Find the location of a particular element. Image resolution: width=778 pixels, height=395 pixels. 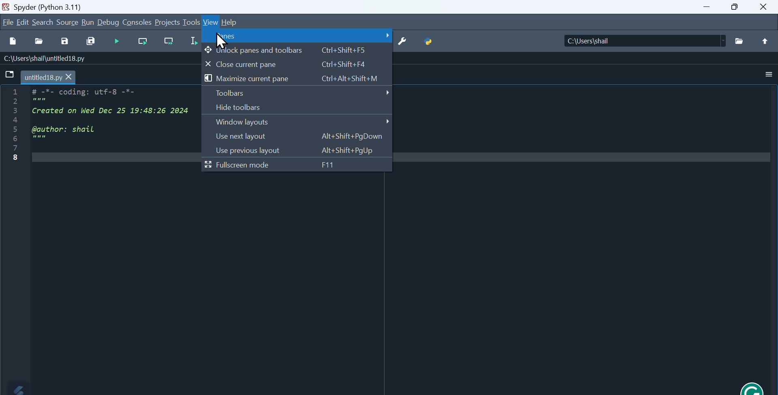

Save all is located at coordinates (92, 40).